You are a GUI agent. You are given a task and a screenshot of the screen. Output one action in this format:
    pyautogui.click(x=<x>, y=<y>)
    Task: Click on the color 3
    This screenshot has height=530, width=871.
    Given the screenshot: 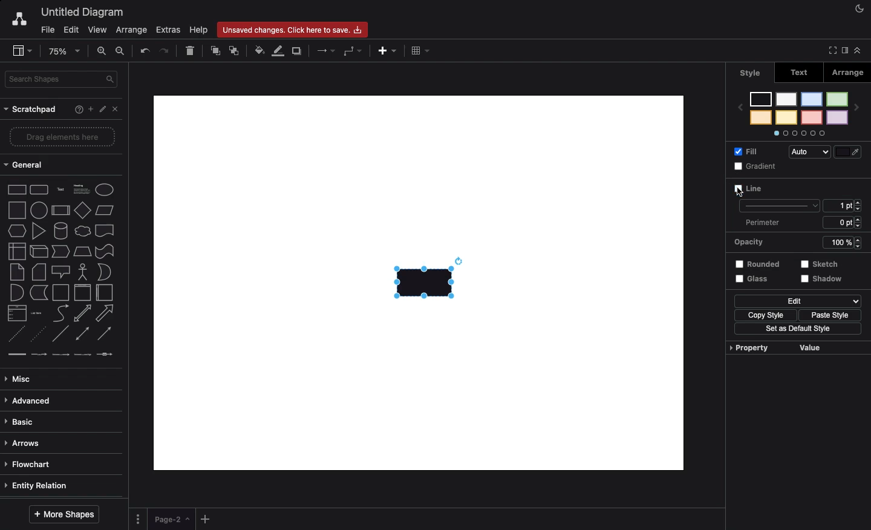 What is the action you would take?
    pyautogui.click(x=811, y=99)
    